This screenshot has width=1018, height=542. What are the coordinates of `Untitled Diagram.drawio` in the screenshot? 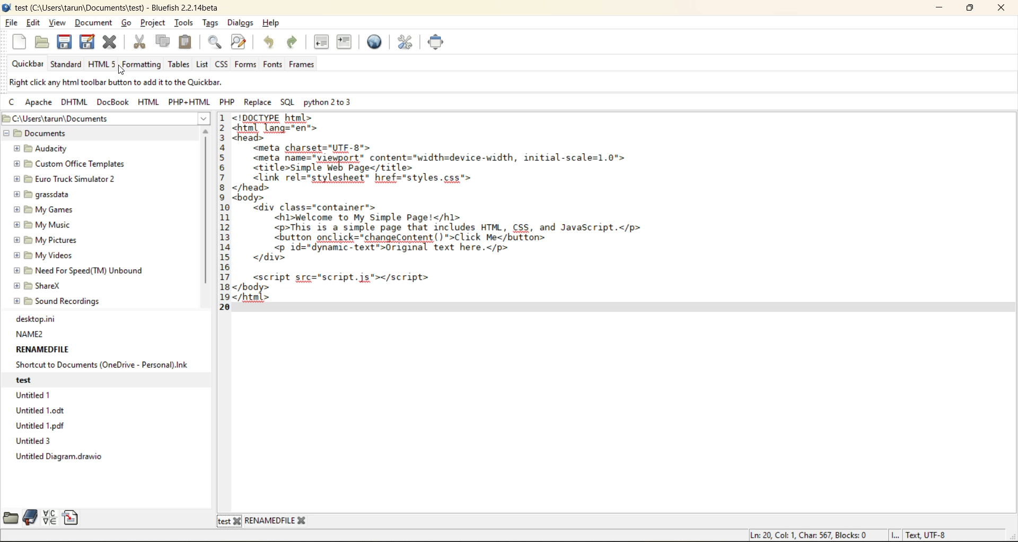 It's located at (61, 459).